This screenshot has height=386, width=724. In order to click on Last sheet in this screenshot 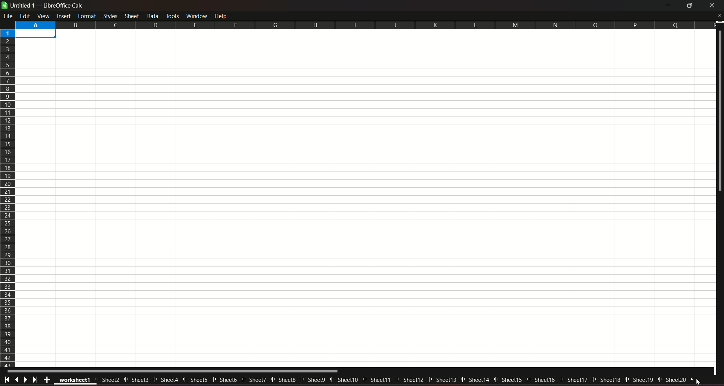, I will do `click(36, 380)`.